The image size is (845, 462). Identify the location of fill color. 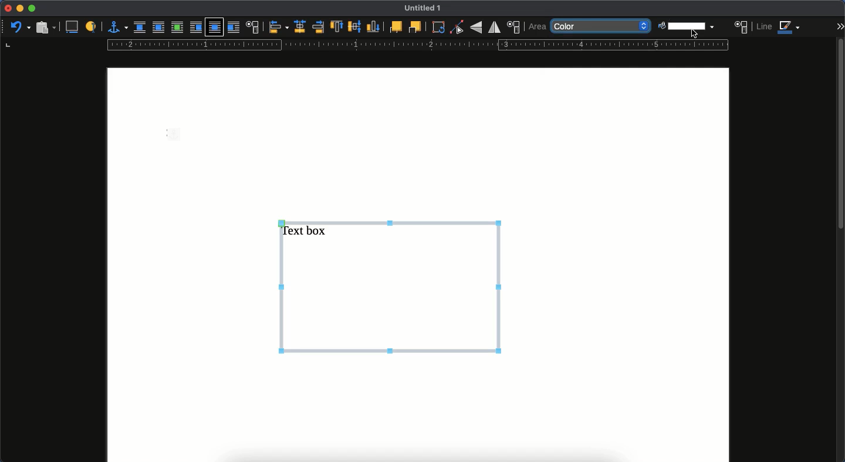
(683, 23).